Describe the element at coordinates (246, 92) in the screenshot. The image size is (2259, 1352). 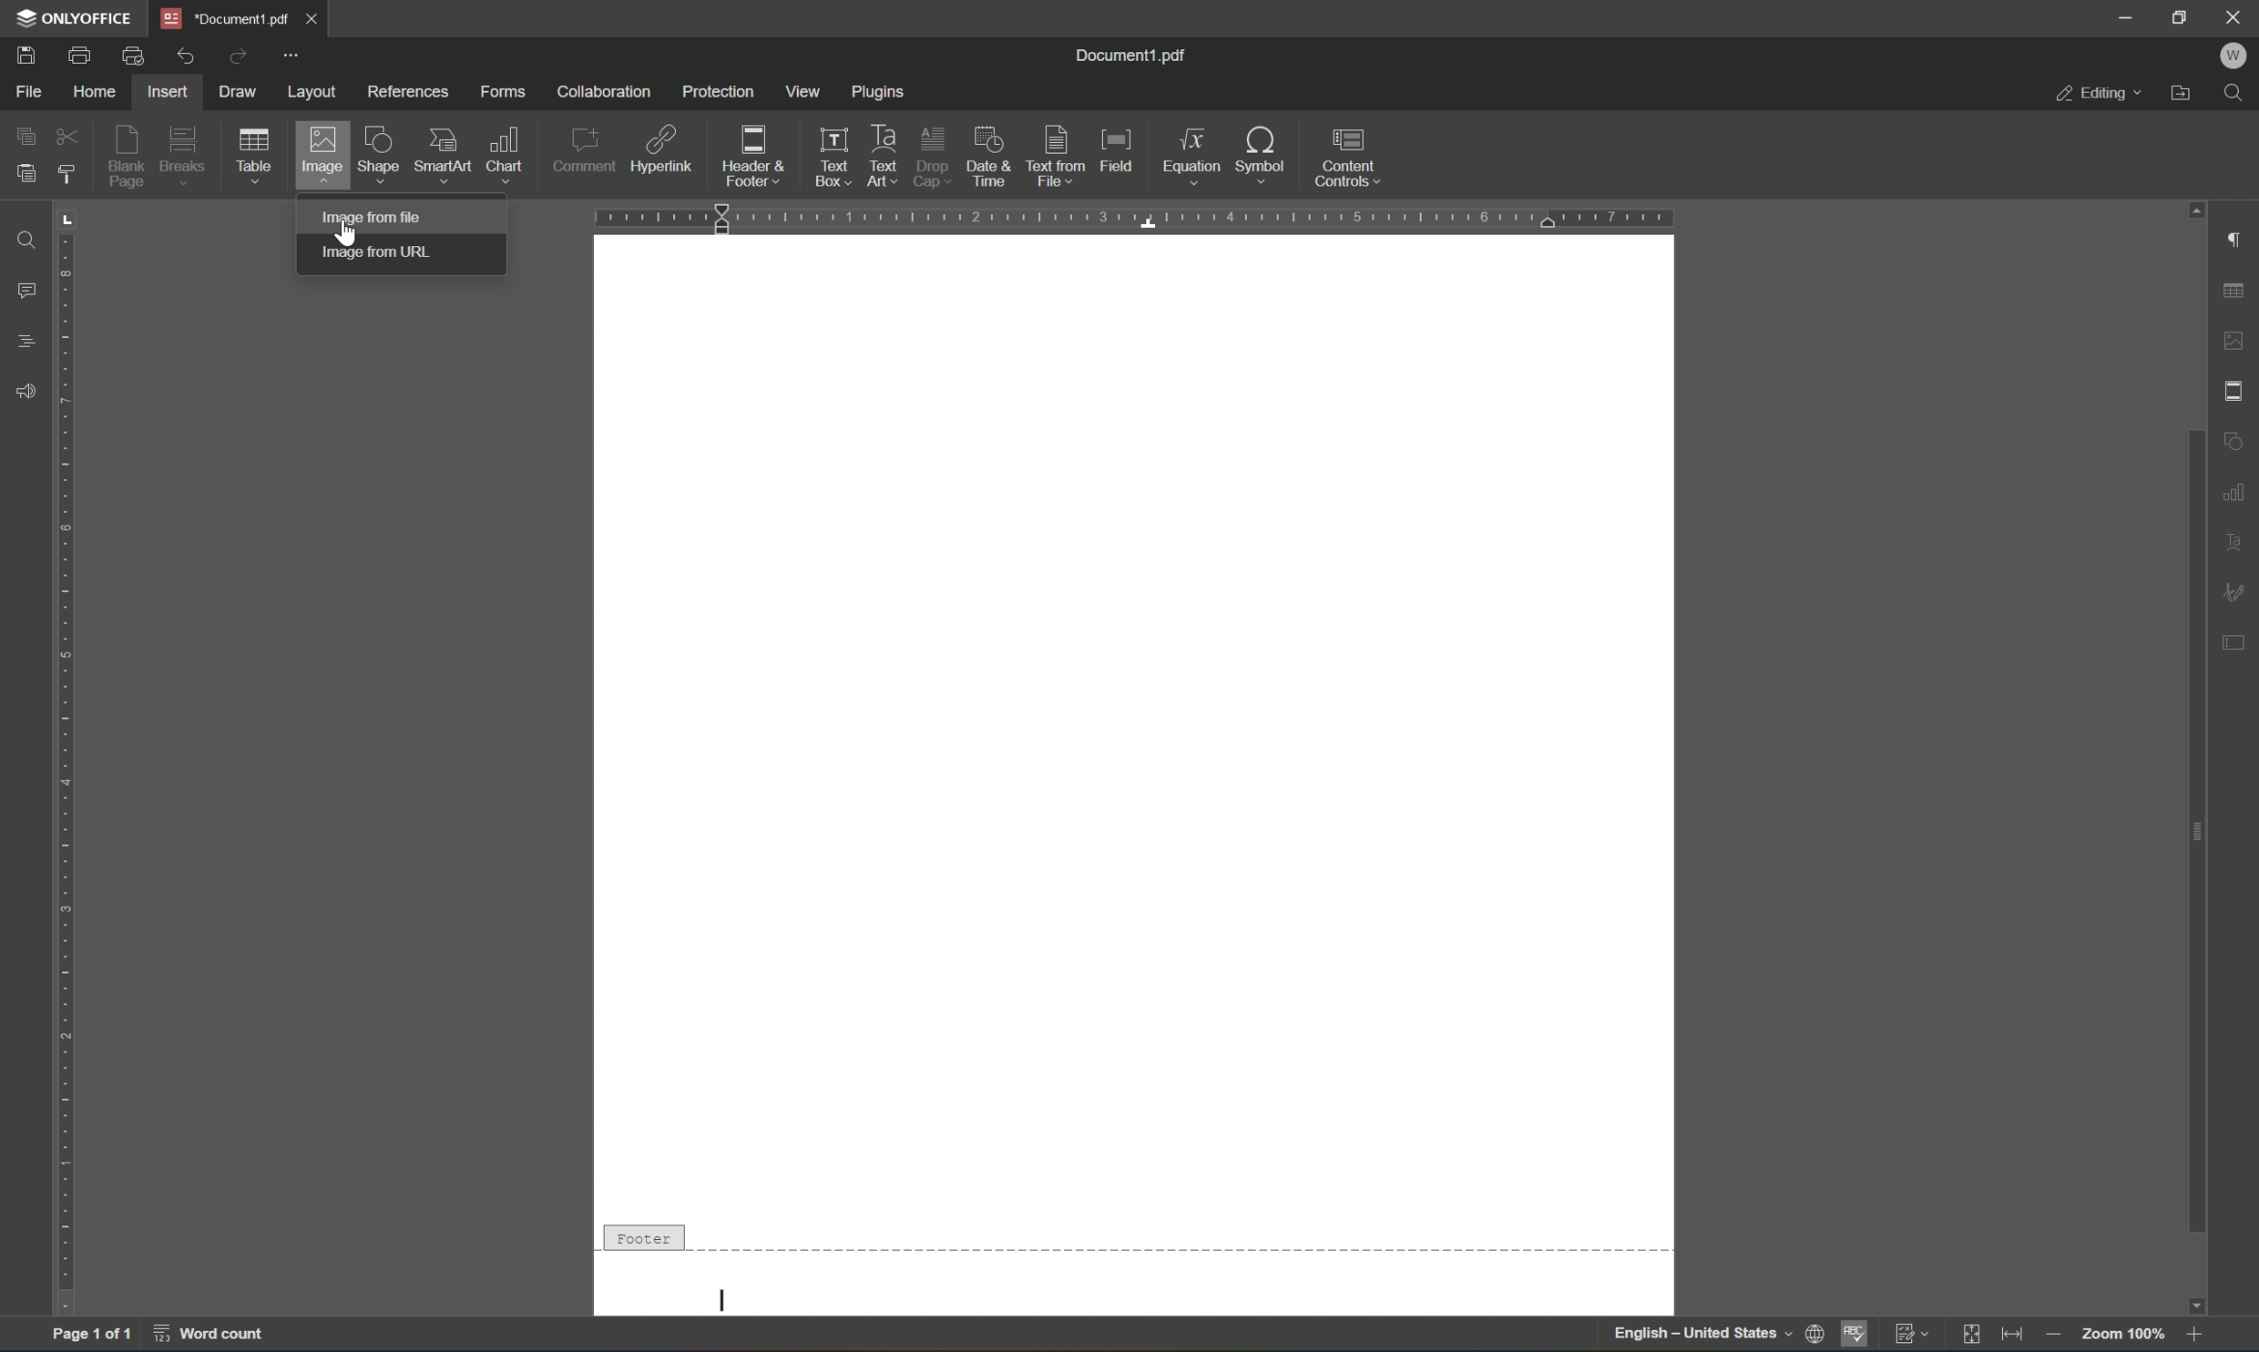
I see `draw` at that location.